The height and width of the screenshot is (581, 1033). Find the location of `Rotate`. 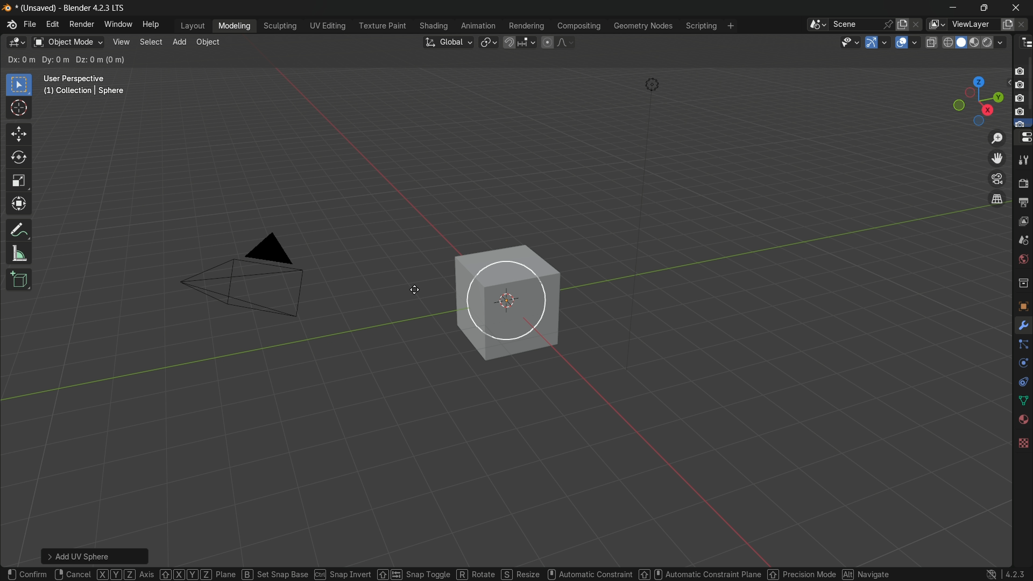

Rotate is located at coordinates (473, 574).